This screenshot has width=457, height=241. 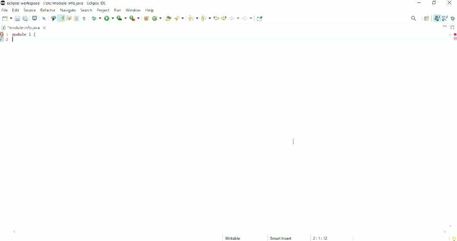 I want to click on Access commands and other items, so click(x=414, y=18).